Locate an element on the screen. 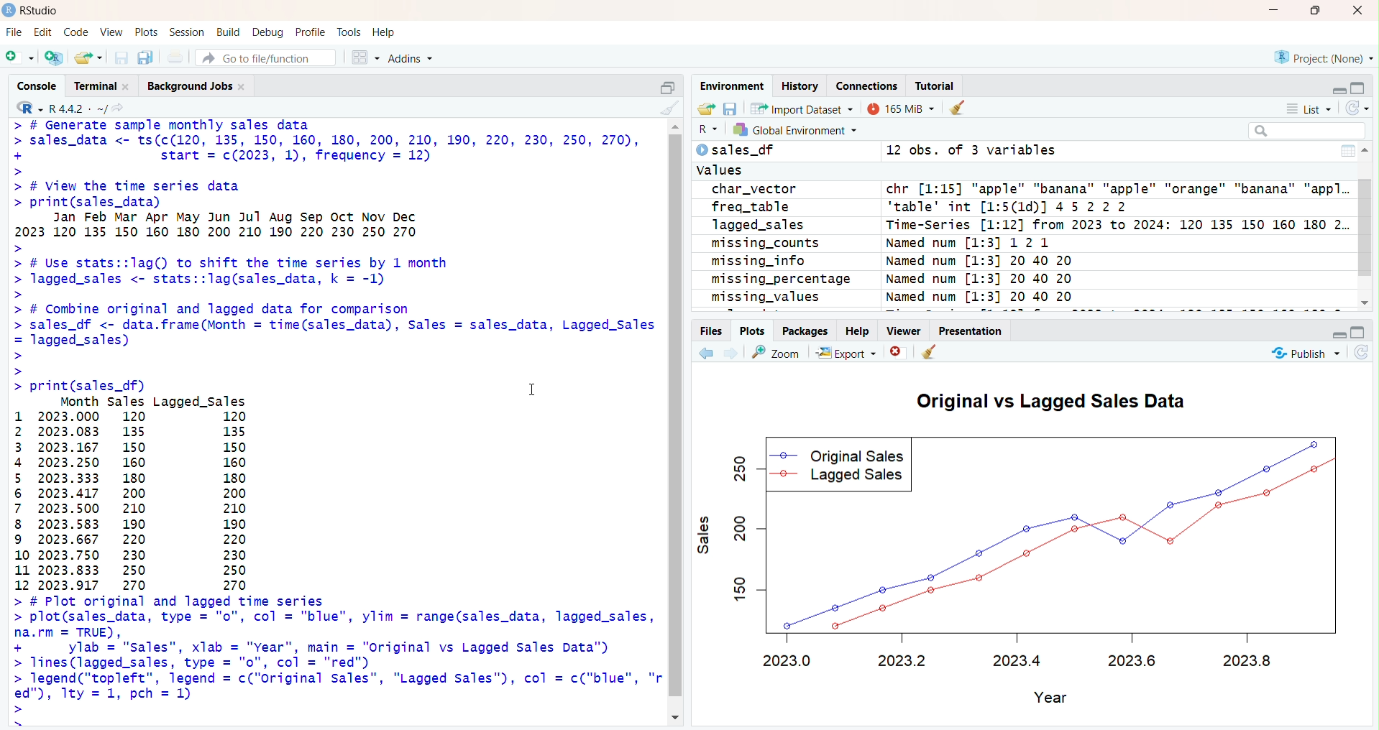  sales is located at coordinates (706, 537).